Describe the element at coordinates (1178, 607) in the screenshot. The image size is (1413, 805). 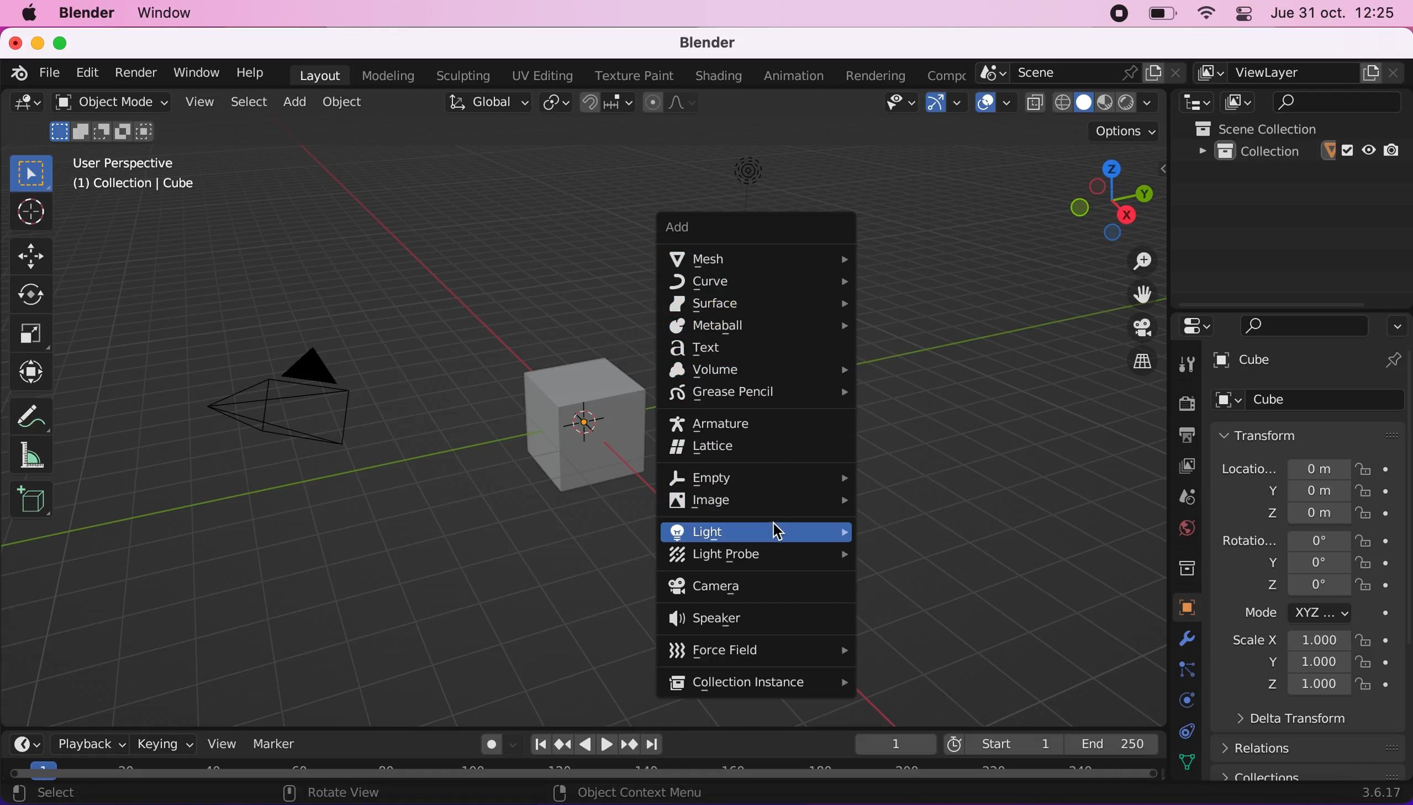
I see `object` at that location.